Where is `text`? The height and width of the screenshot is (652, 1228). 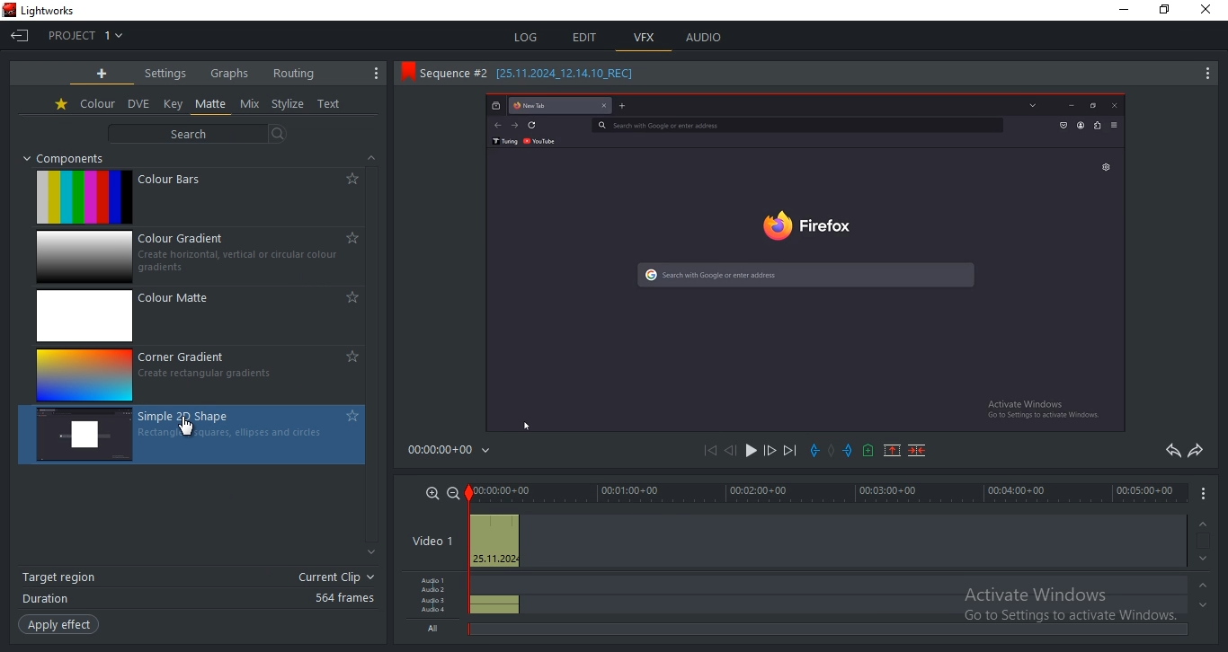
text is located at coordinates (330, 105).